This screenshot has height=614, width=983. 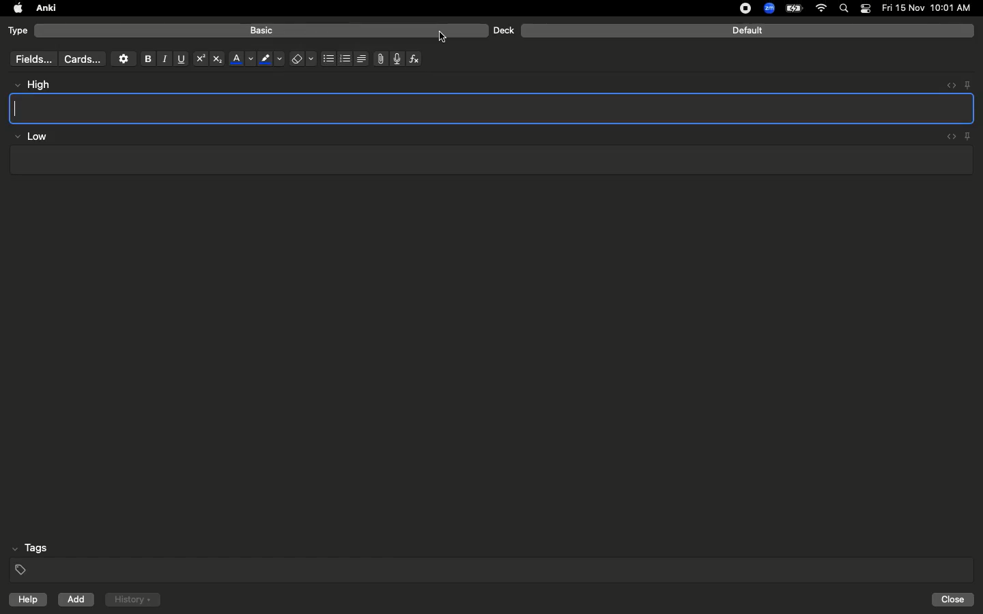 What do you see at coordinates (415, 59) in the screenshot?
I see `Function` at bounding box center [415, 59].